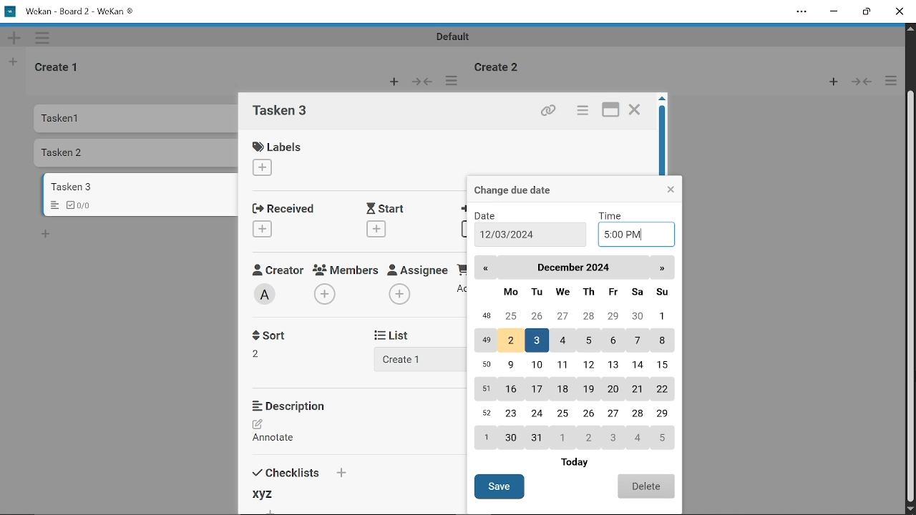 This screenshot has width=916, height=515. I want to click on Card actions, so click(581, 112).